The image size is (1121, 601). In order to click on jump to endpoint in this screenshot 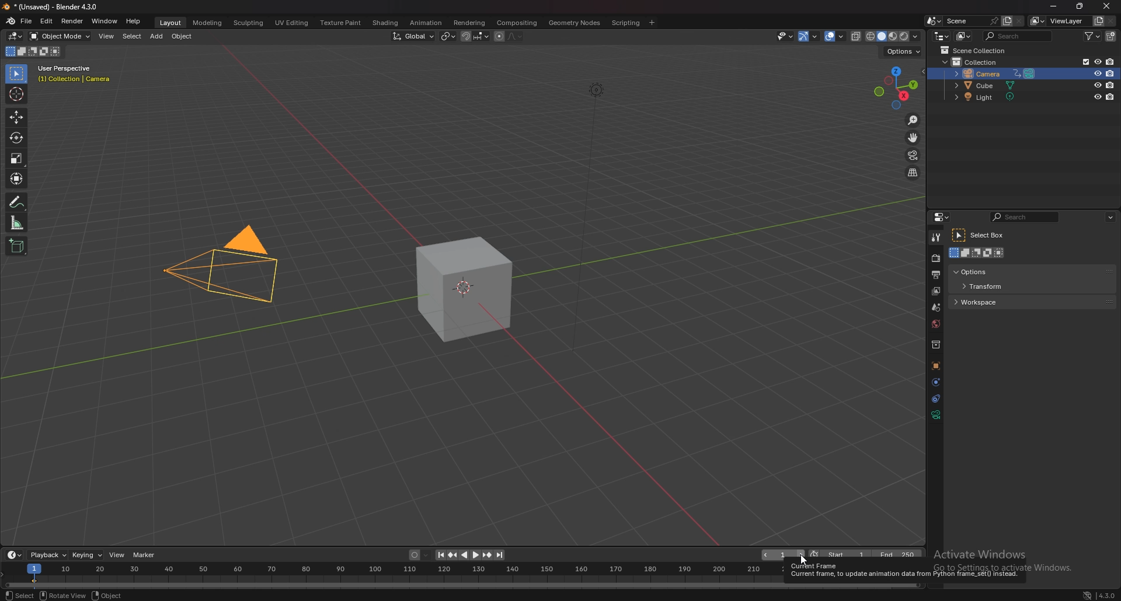, I will do `click(500, 555)`.